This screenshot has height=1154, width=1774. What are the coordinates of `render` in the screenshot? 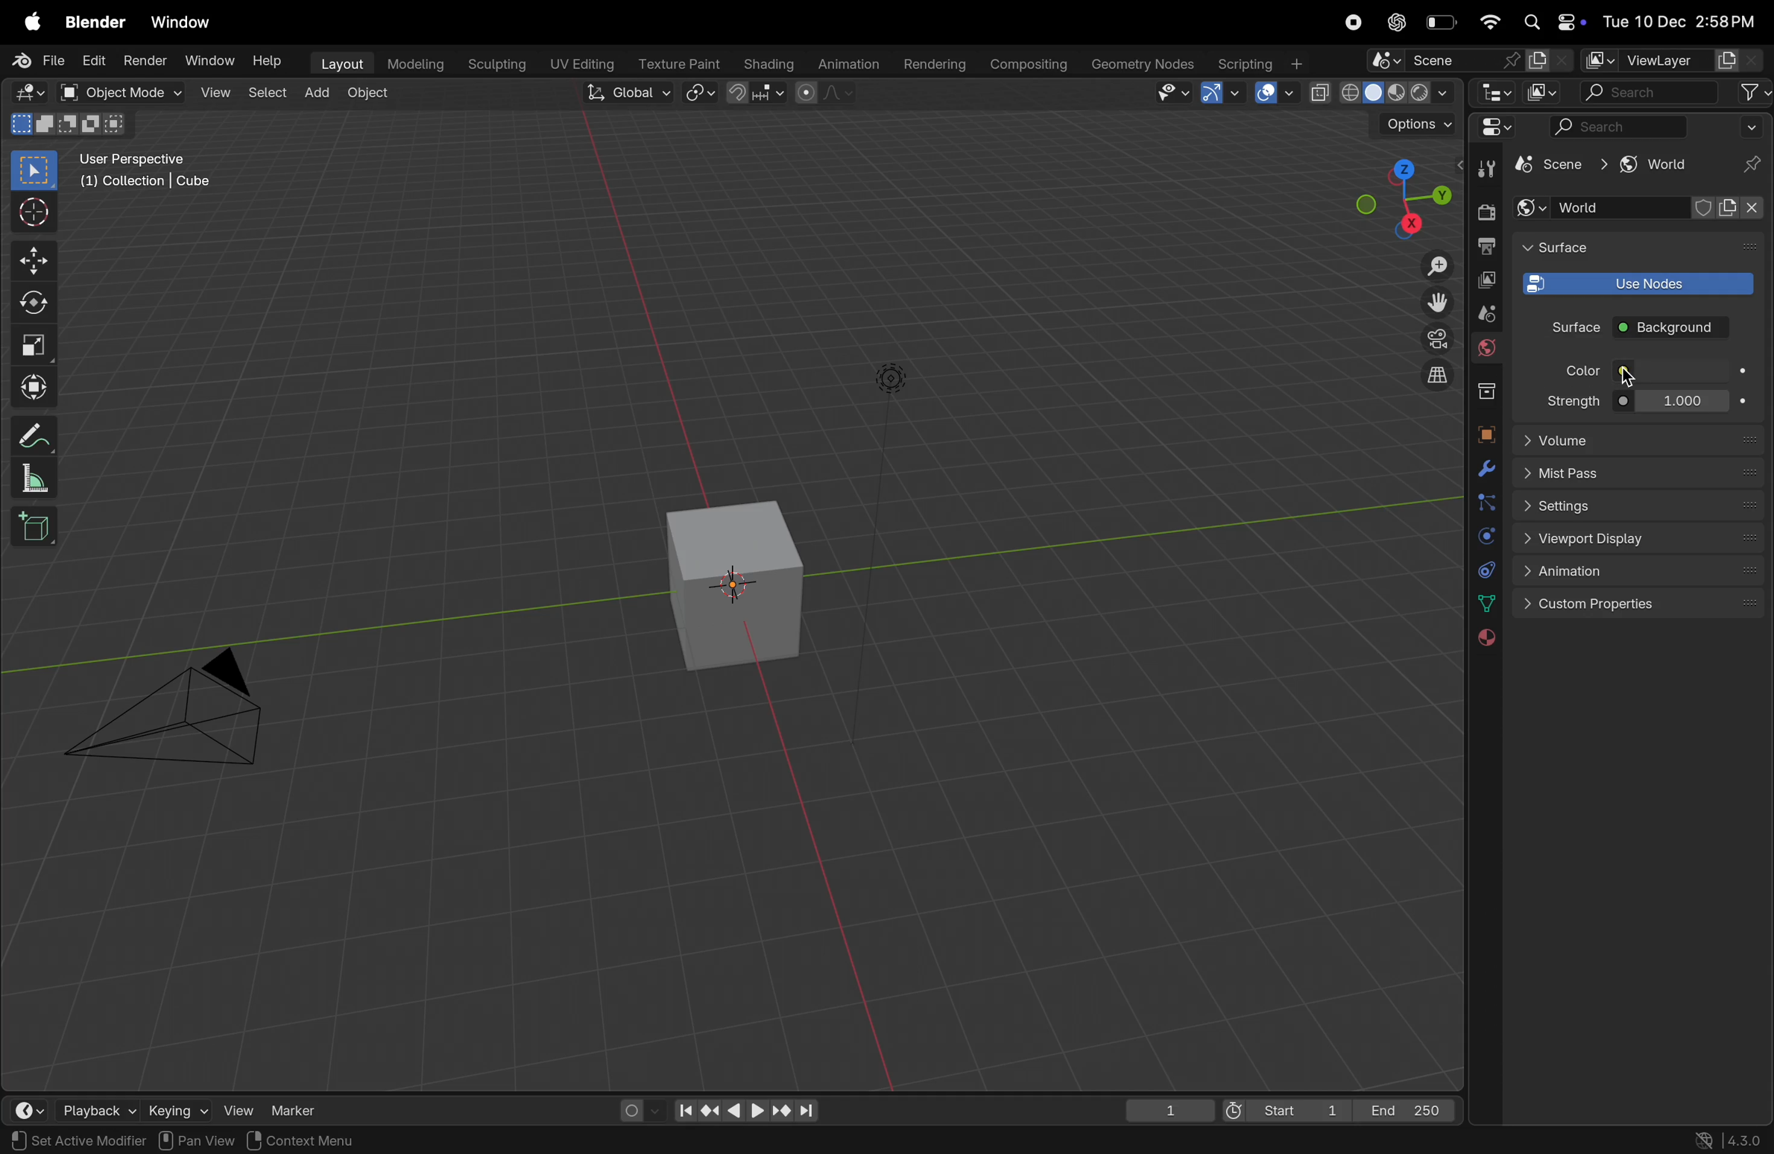 It's located at (1485, 212).